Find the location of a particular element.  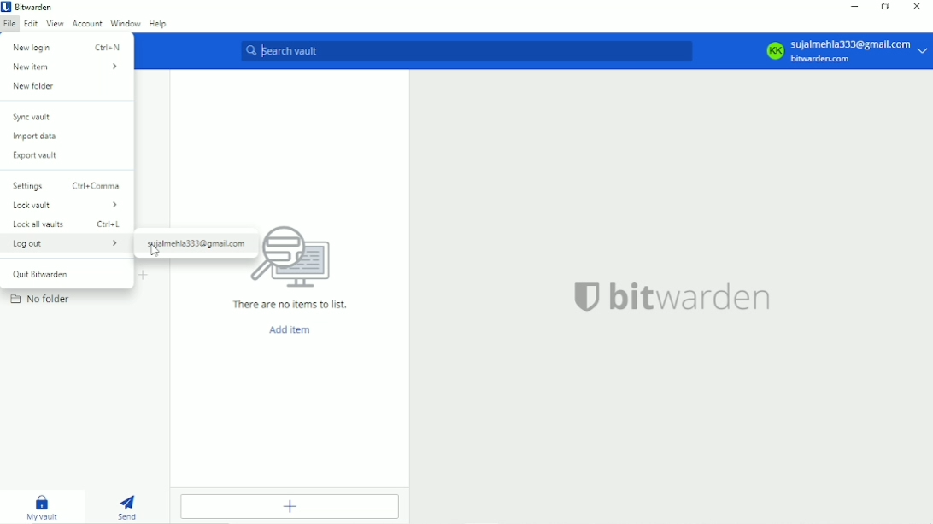

New folder is located at coordinates (34, 86).